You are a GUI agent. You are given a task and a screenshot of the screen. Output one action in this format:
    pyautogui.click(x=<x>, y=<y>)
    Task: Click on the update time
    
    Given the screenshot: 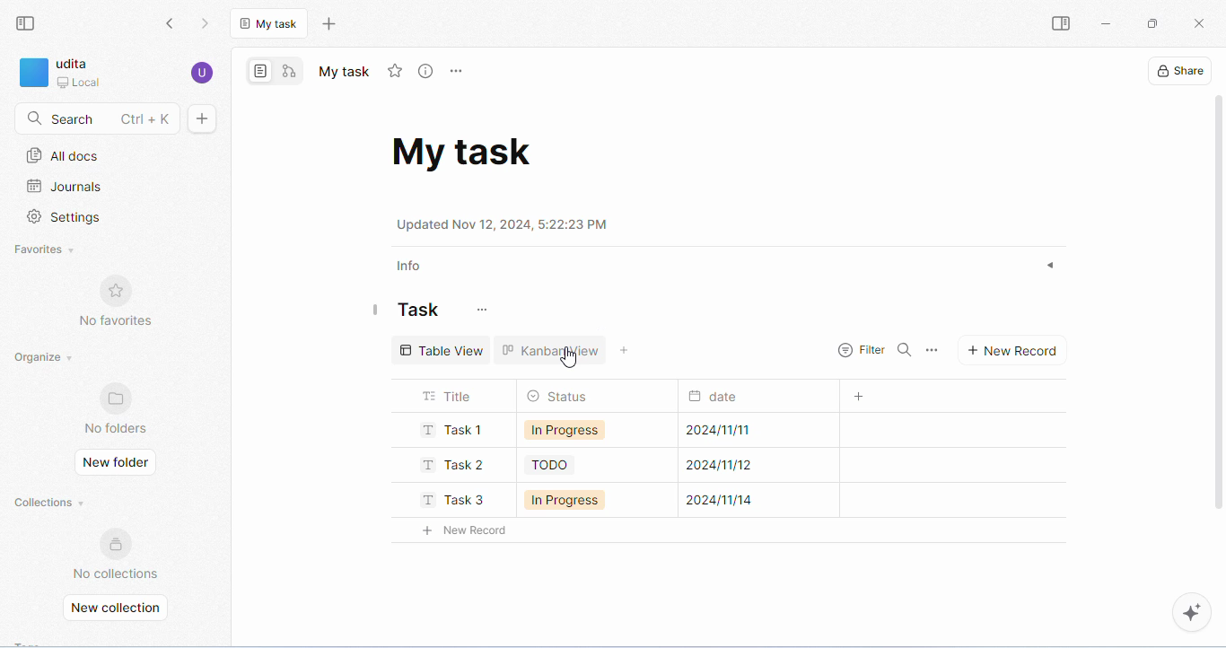 What is the action you would take?
    pyautogui.click(x=508, y=225)
    